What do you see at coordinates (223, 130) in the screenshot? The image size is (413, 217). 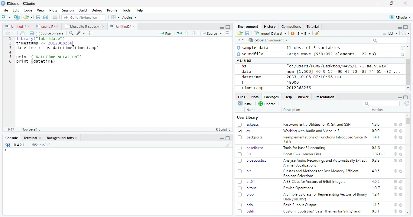 I see `R Script` at bounding box center [223, 130].